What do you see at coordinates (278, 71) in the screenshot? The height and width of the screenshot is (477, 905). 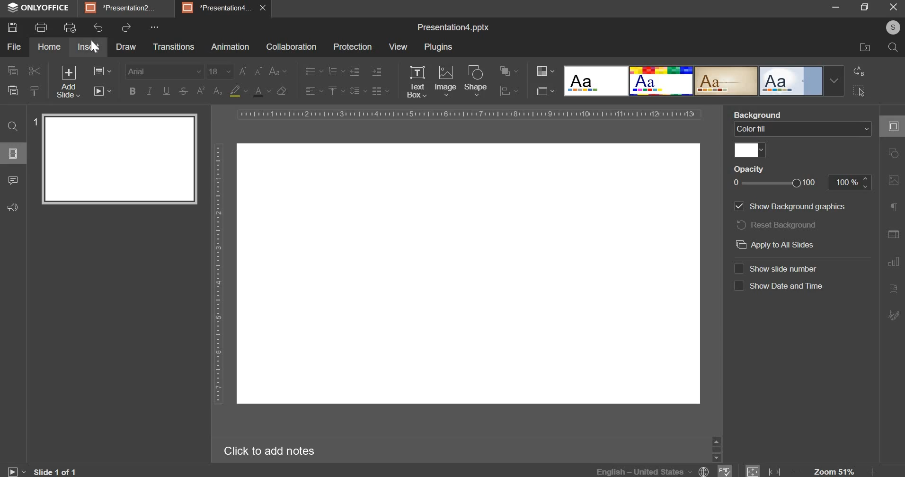 I see `change case` at bounding box center [278, 71].